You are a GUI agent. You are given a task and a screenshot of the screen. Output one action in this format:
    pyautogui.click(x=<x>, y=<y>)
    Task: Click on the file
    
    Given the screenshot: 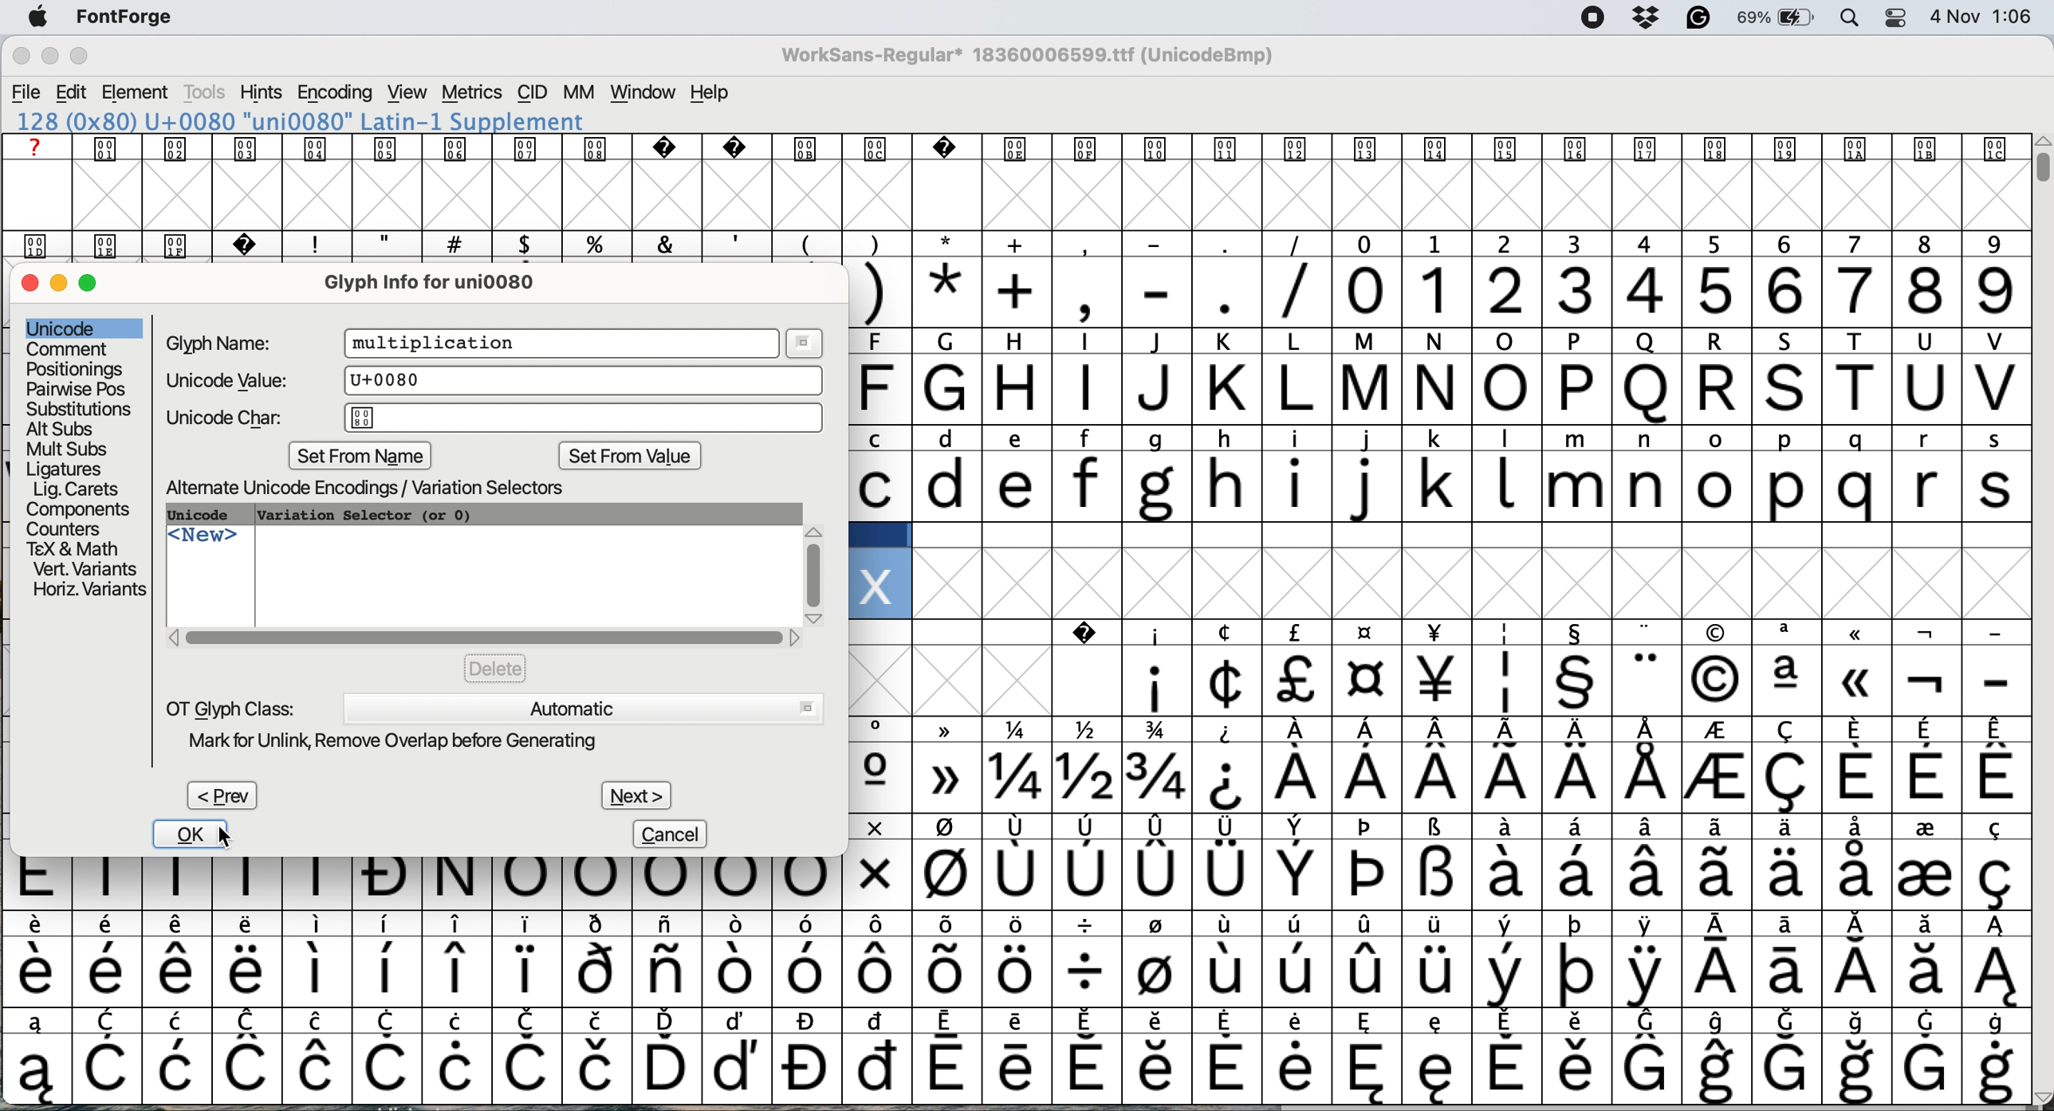 What is the action you would take?
    pyautogui.click(x=26, y=91)
    